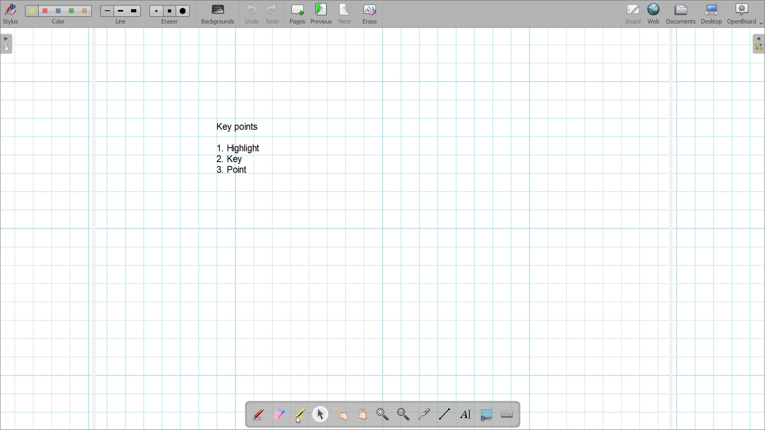  What do you see at coordinates (31, 11) in the screenshot?
I see `Color 1` at bounding box center [31, 11].